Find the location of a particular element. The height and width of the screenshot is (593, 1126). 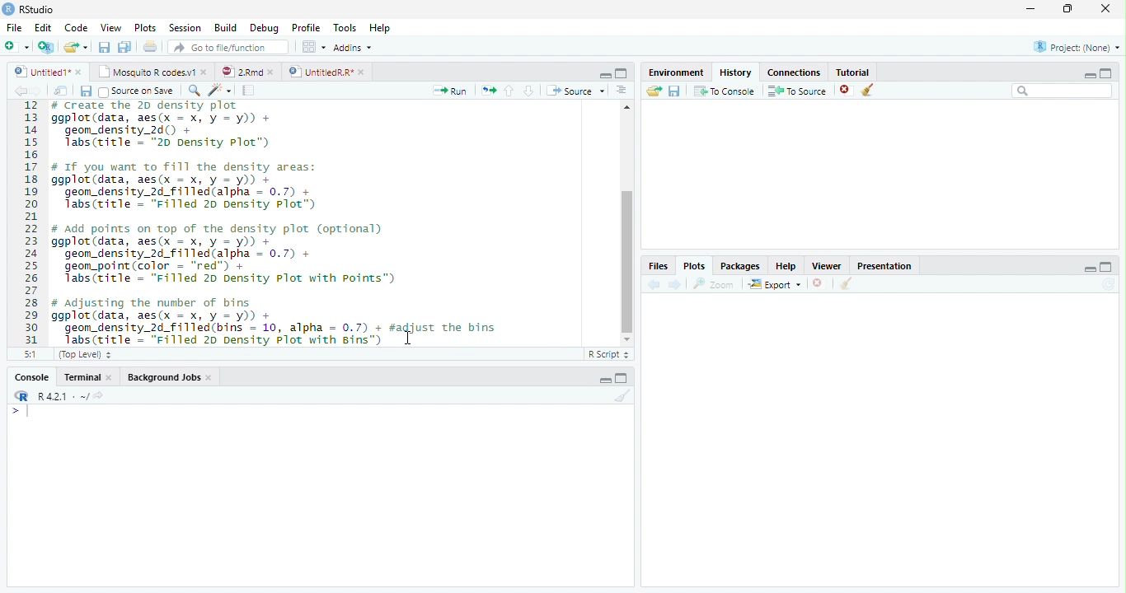

cursor is located at coordinates (410, 338).